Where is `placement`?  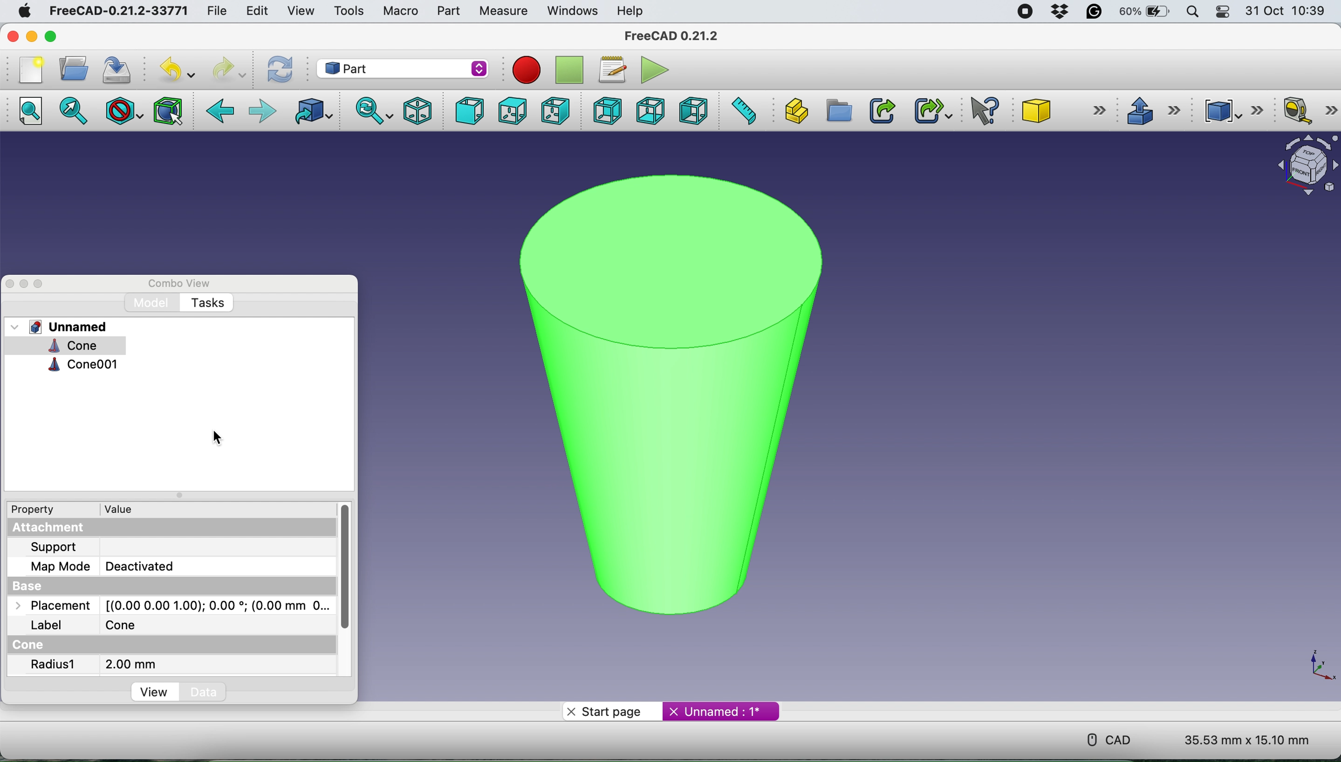 placement is located at coordinates (167, 607).